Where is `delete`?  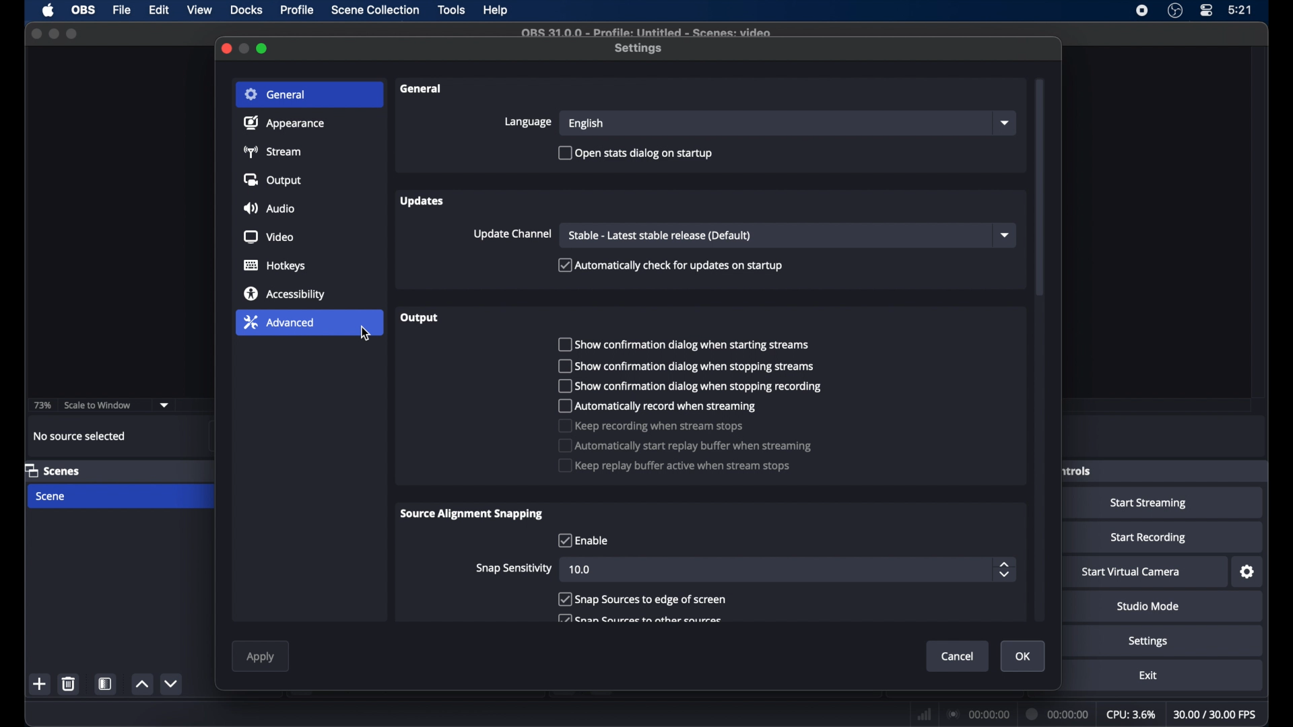 delete is located at coordinates (68, 683).